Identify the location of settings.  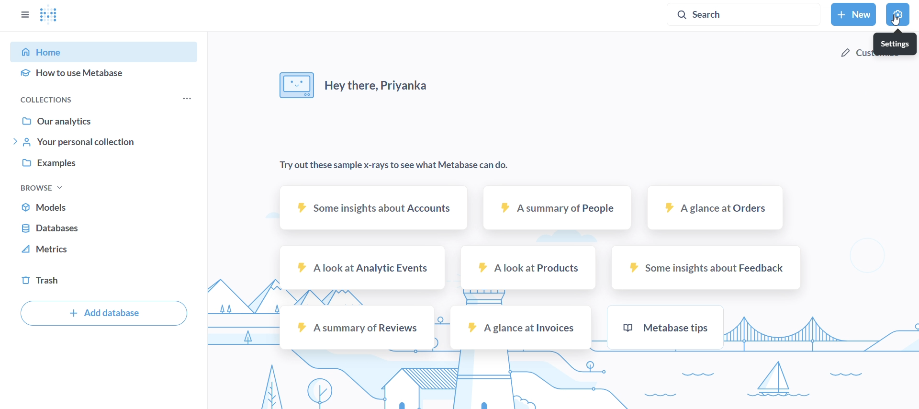
(895, 44).